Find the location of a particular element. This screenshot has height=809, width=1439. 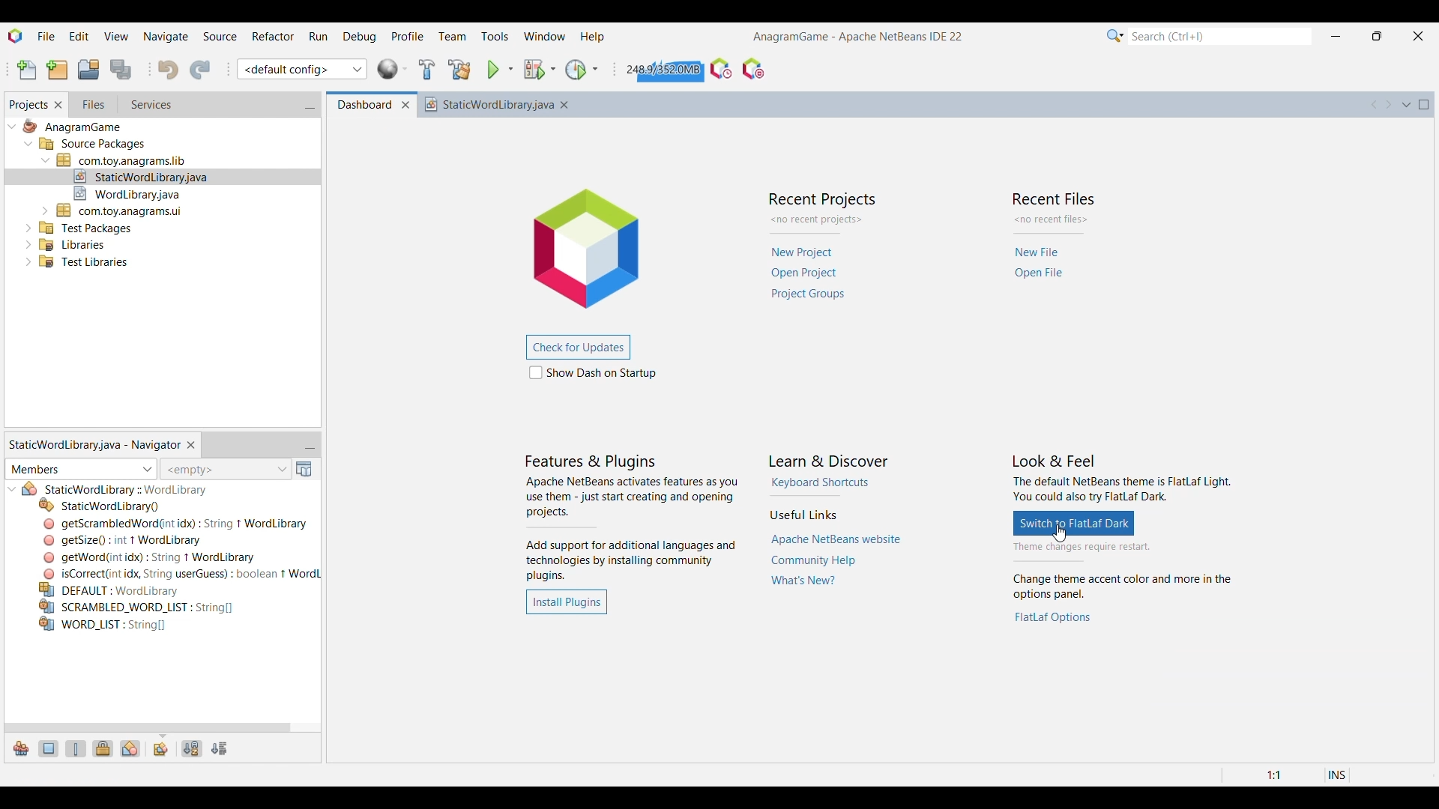

Scroll documents right is located at coordinates (1387, 105).